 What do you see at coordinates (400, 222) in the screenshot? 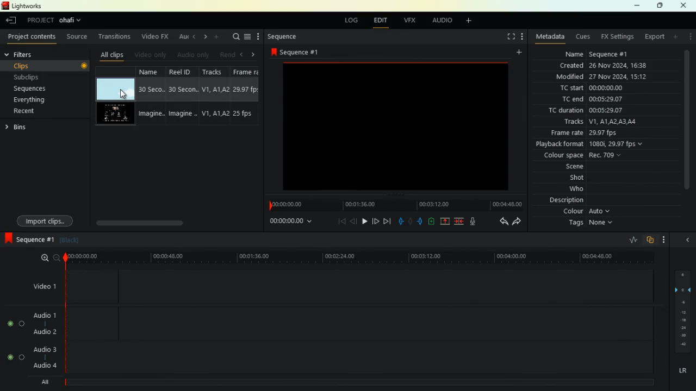
I see `pull` at bounding box center [400, 222].